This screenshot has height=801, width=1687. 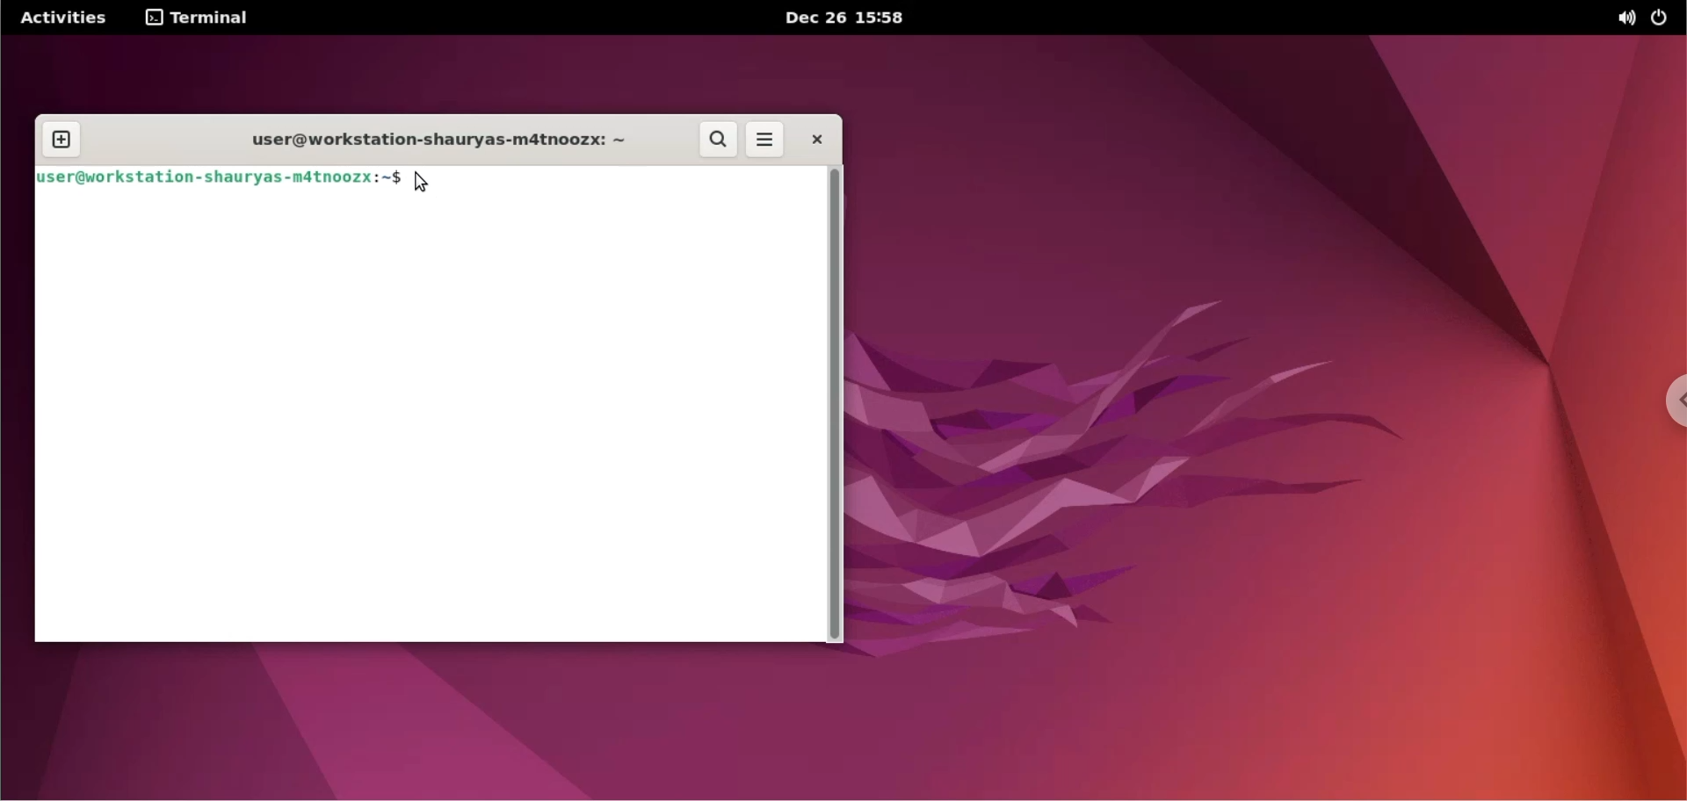 I want to click on power options, so click(x=1665, y=16).